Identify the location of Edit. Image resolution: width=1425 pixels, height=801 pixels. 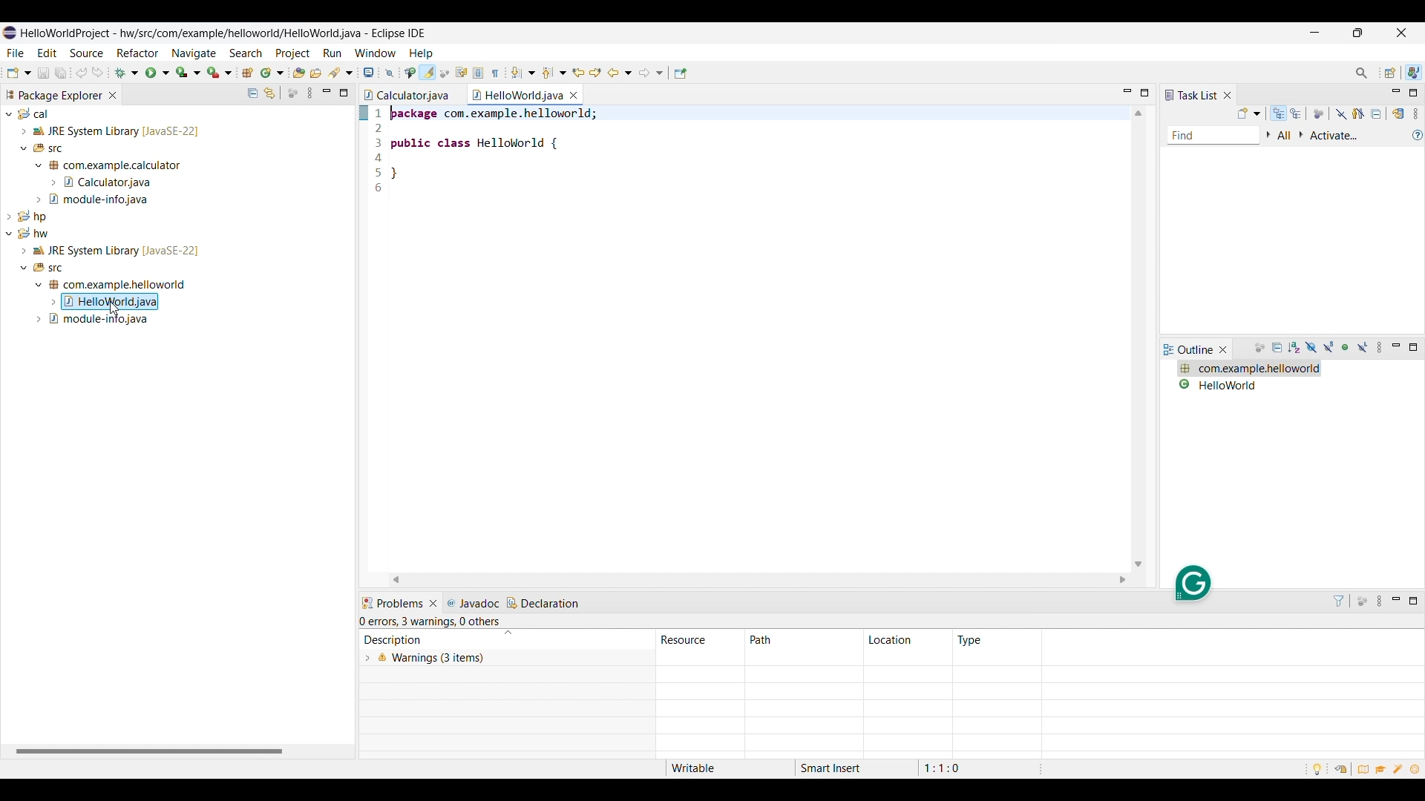
(47, 52).